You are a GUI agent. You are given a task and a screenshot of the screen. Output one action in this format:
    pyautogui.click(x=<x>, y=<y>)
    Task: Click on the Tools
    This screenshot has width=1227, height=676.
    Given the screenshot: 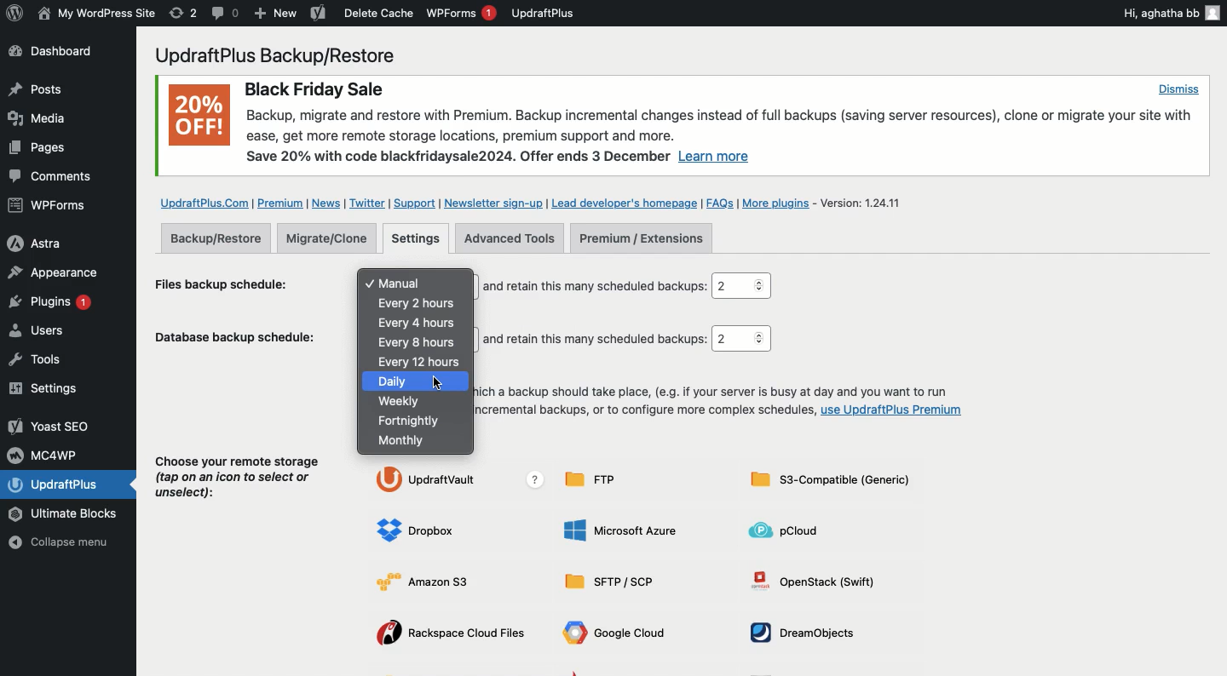 What is the action you would take?
    pyautogui.click(x=46, y=359)
    